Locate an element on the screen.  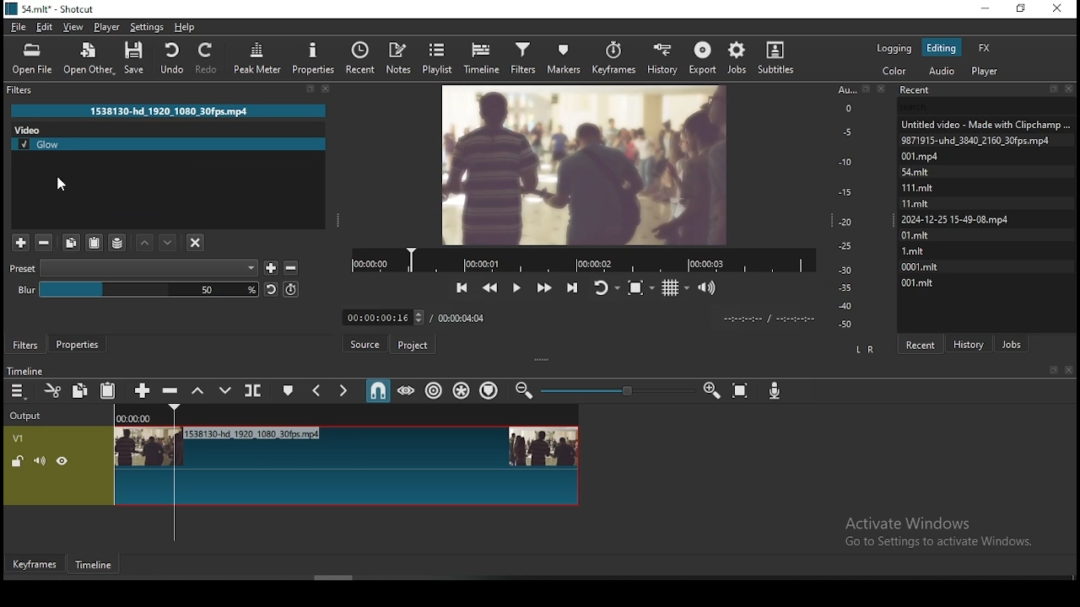
export is located at coordinates (702, 58).